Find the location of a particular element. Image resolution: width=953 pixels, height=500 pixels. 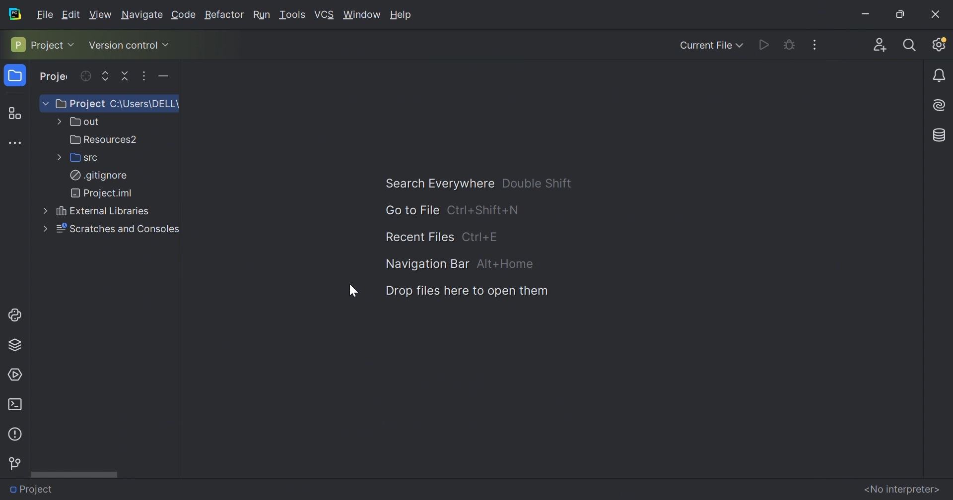

Project is located at coordinates (55, 77).